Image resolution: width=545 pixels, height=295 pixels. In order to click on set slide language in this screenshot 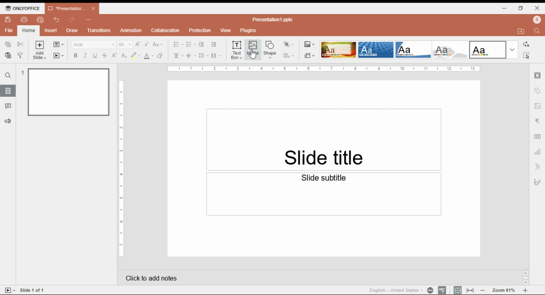, I will do `click(430, 290)`.